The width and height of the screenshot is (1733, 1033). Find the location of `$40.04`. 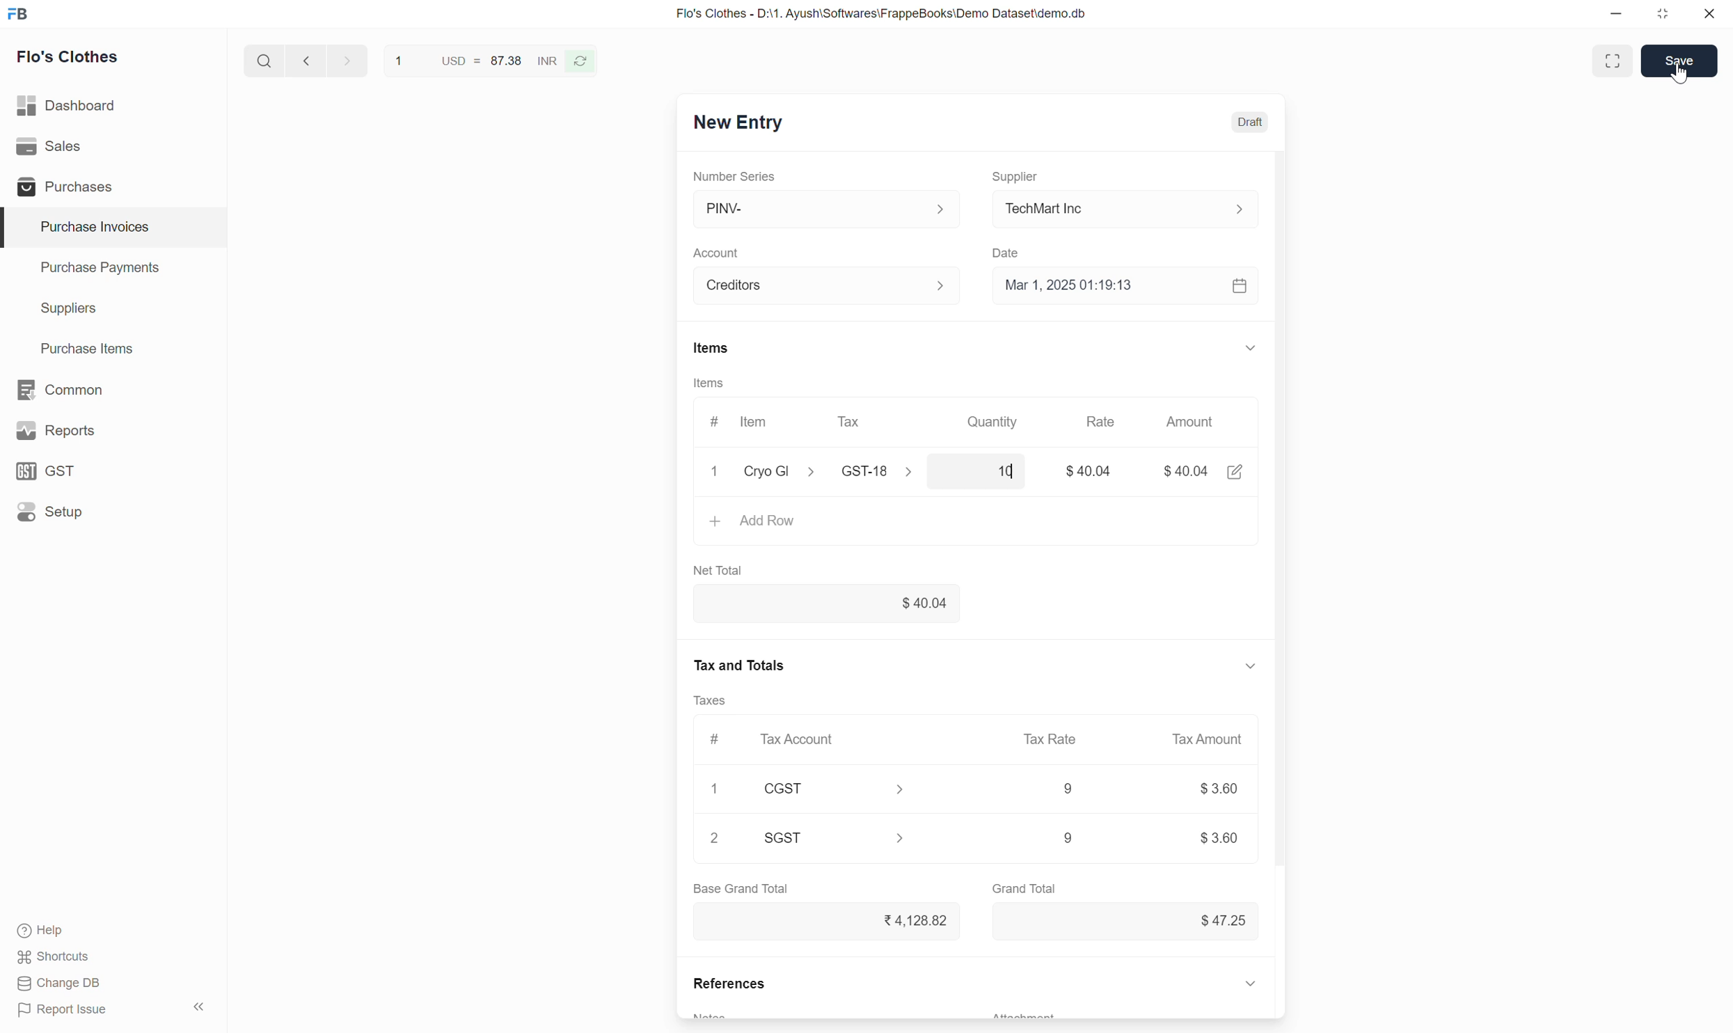

$40.04 is located at coordinates (1189, 469).